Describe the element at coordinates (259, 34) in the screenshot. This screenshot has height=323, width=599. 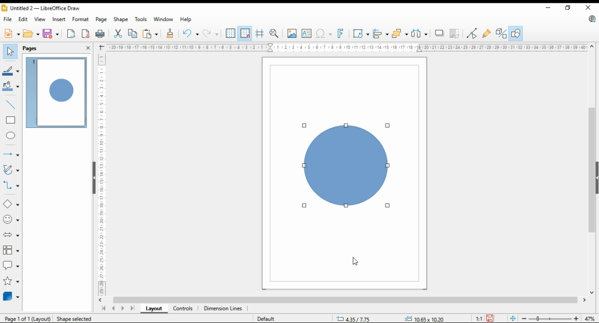
I see `helplines while moving` at that location.